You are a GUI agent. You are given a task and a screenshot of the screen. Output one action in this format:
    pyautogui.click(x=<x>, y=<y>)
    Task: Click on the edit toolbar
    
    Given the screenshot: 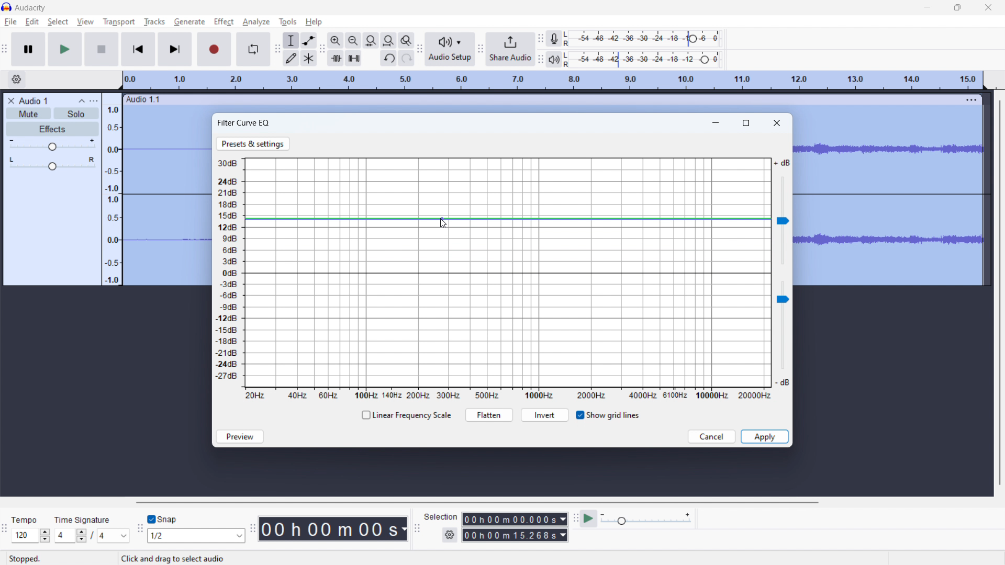 What is the action you would take?
    pyautogui.click(x=322, y=49)
    